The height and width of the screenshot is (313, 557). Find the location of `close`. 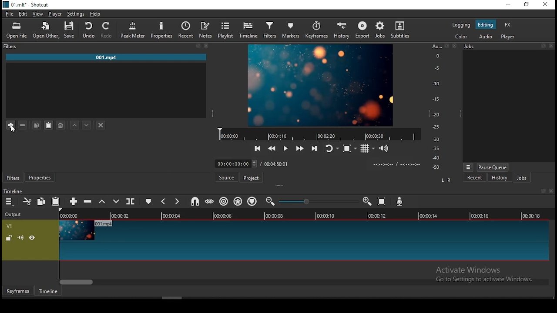

close is located at coordinates (551, 191).